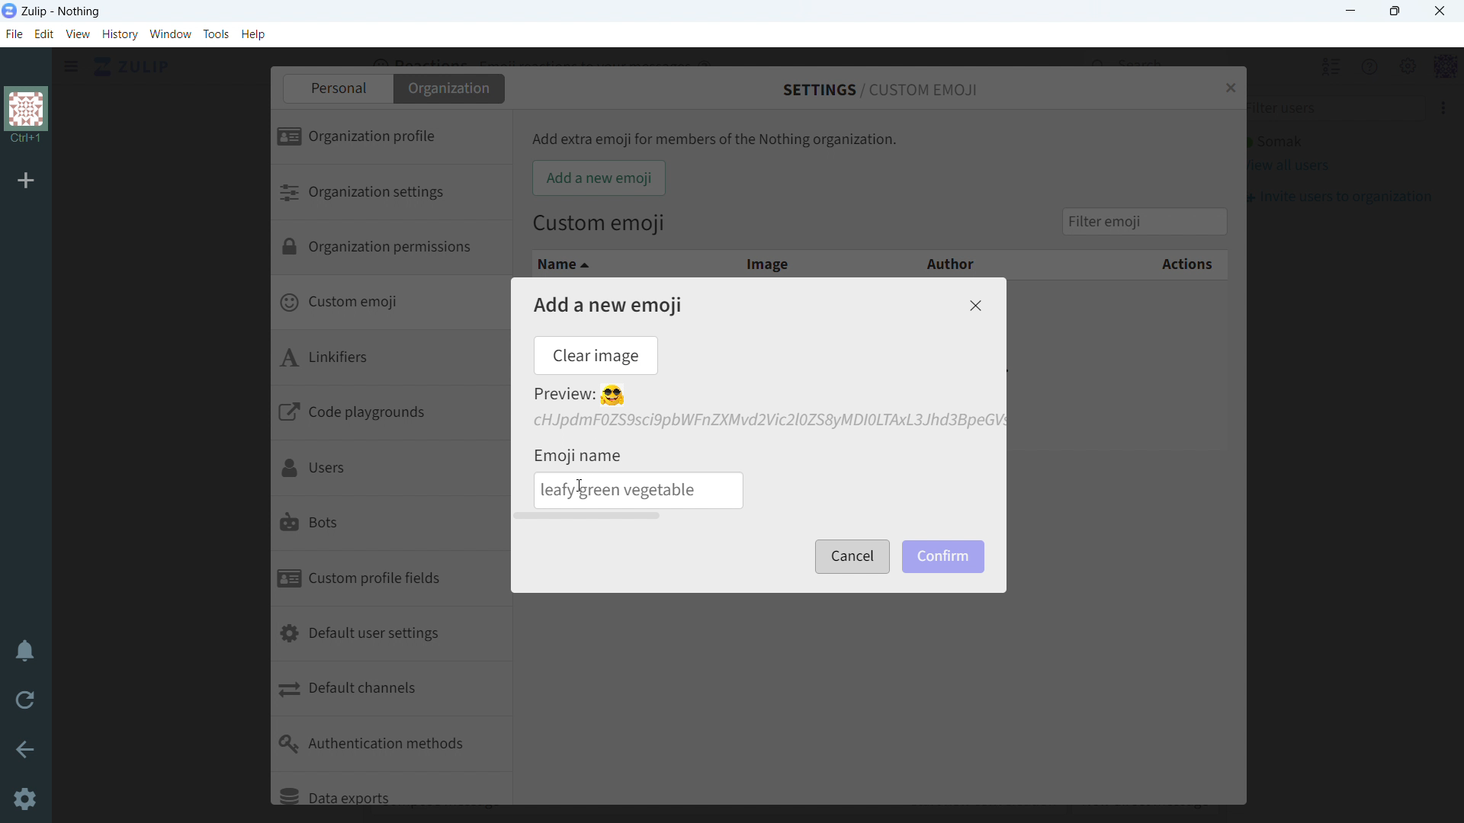 The width and height of the screenshot is (1464, 823). I want to click on scroll up, so click(1455, 56).